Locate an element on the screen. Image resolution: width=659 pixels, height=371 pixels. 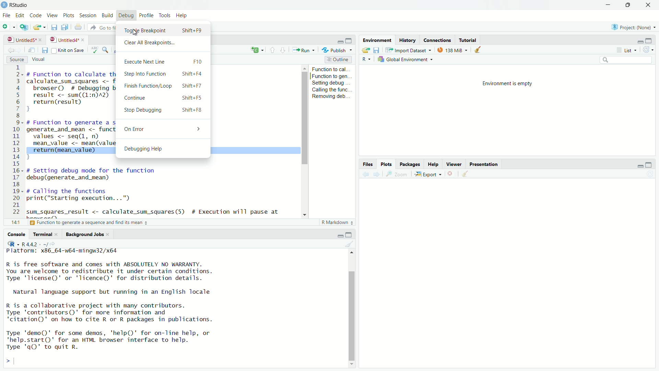
code to get the result is located at coordinates (157, 212).